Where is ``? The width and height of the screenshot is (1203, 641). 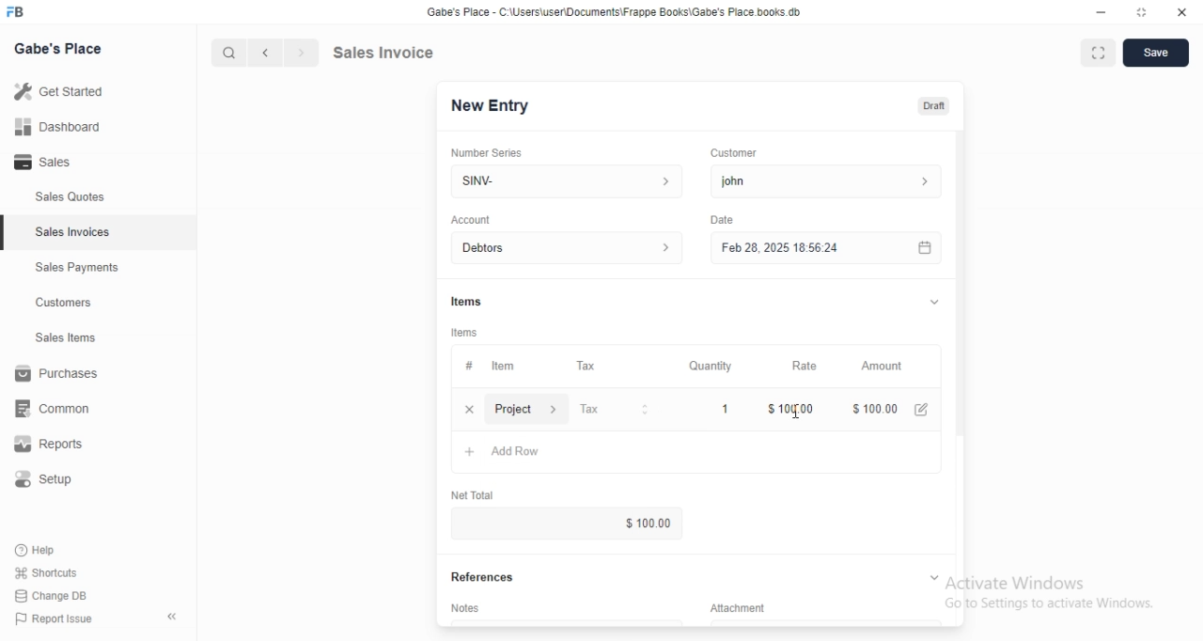
 is located at coordinates (748, 607).